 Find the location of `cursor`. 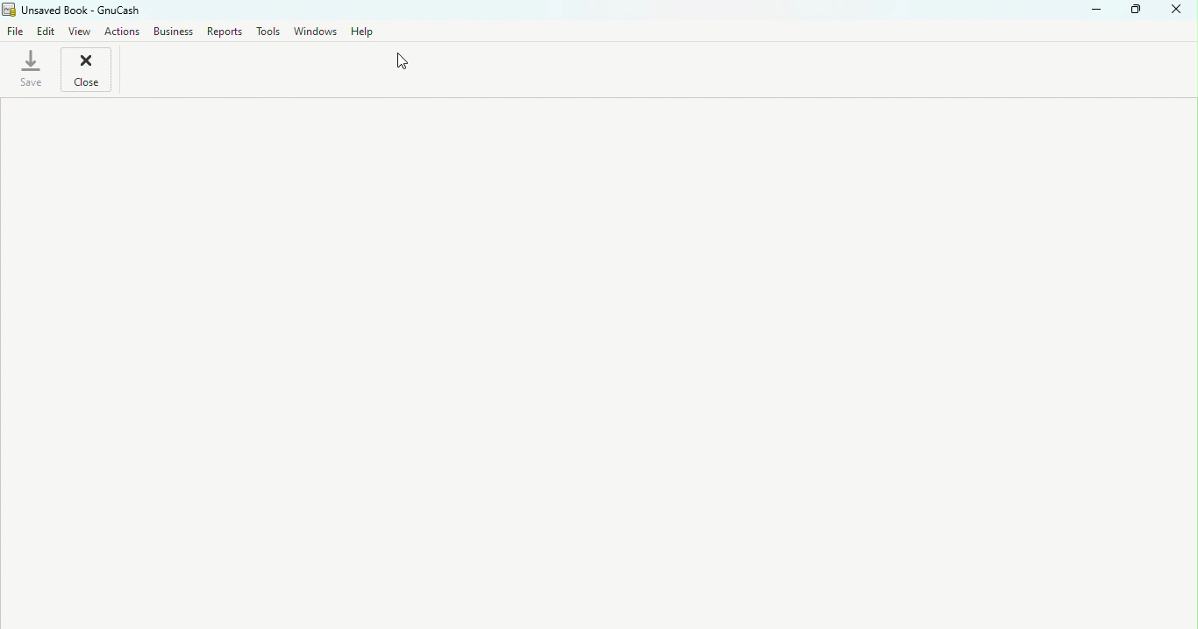

cursor is located at coordinates (403, 61).